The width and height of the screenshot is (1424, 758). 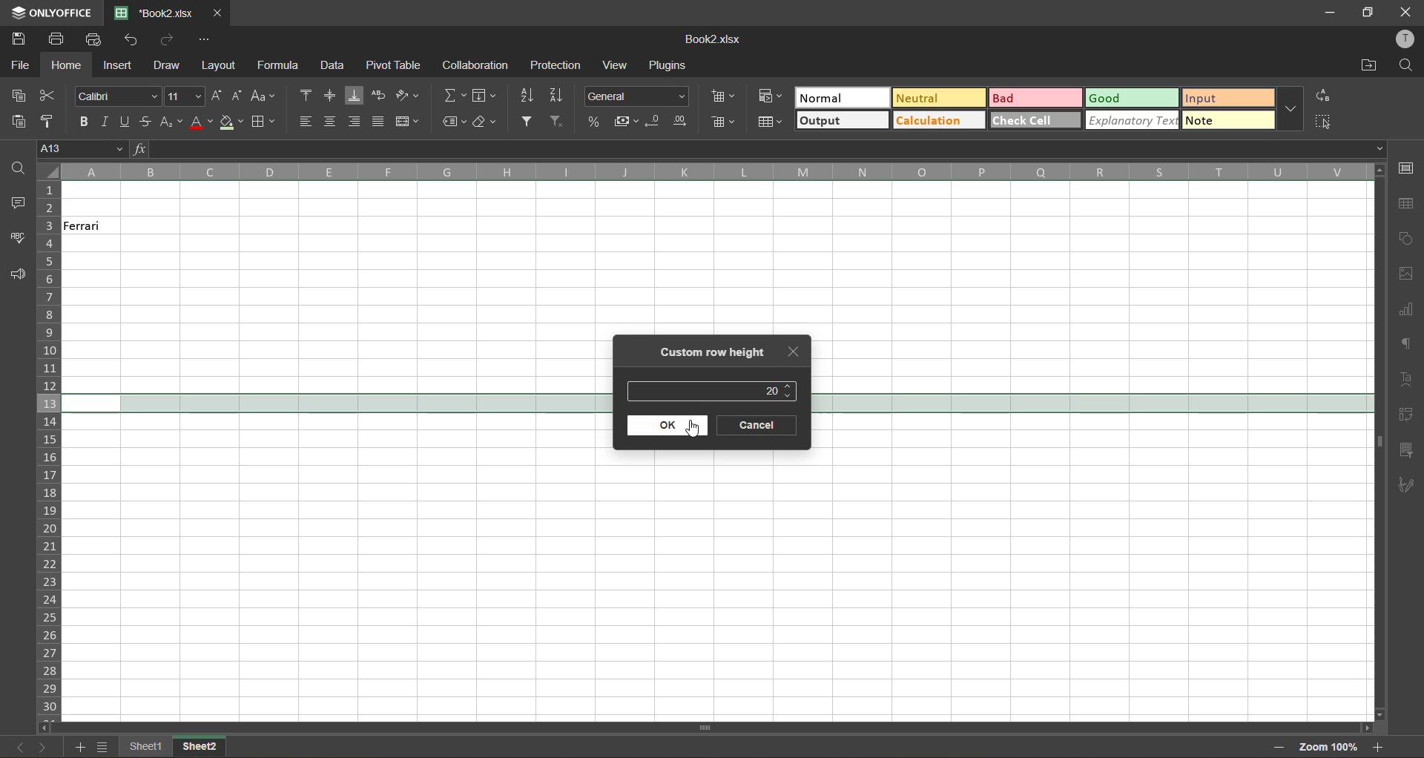 What do you see at coordinates (1226, 119) in the screenshot?
I see `note` at bounding box center [1226, 119].